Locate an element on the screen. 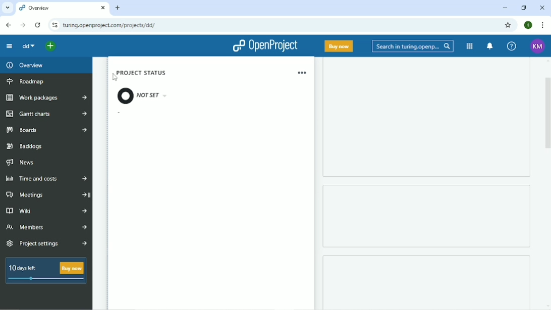  Members is located at coordinates (46, 227).